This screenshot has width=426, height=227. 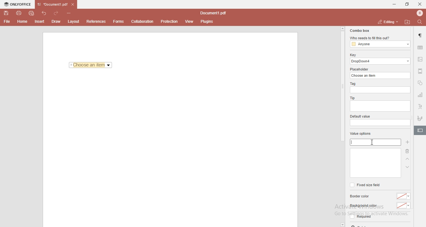 I want to click on color dropdown, so click(x=404, y=196).